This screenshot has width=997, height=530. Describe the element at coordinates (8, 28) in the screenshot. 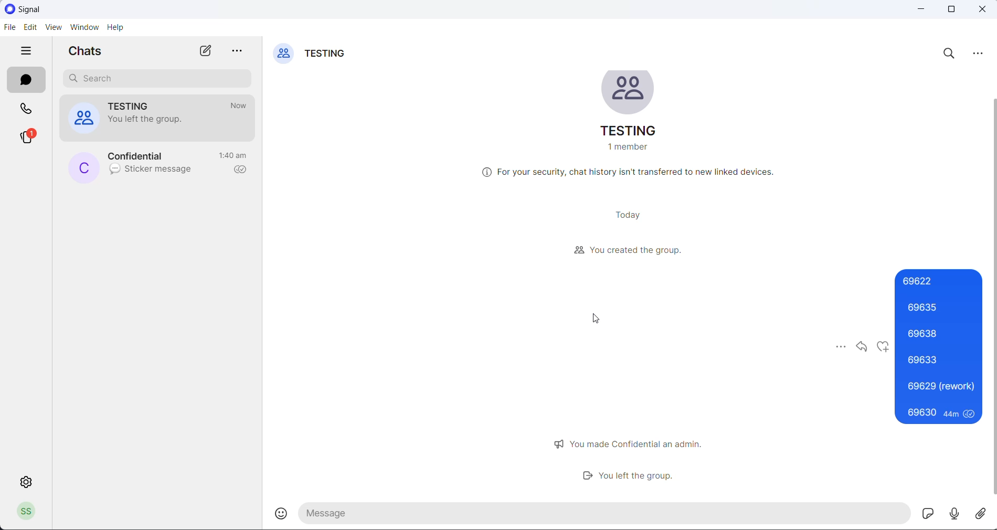

I see `file` at that location.